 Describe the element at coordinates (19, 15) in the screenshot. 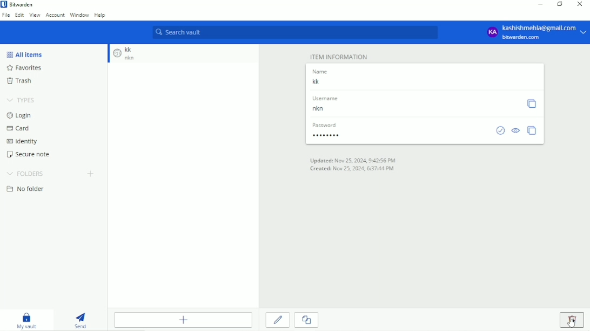

I see `Edit` at that location.